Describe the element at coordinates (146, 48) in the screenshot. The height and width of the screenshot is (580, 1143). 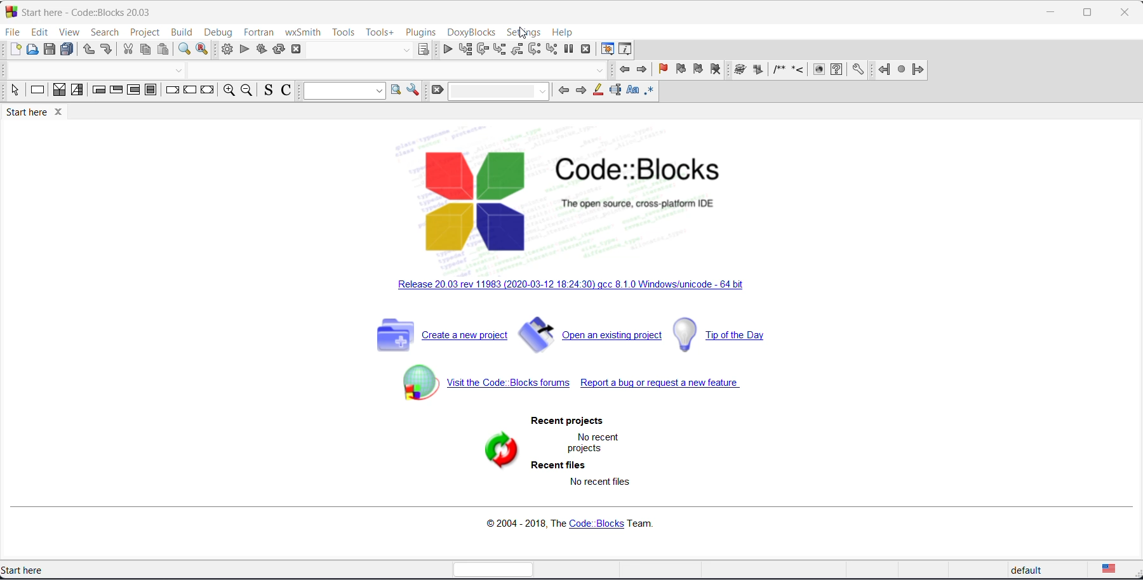
I see `copy` at that location.